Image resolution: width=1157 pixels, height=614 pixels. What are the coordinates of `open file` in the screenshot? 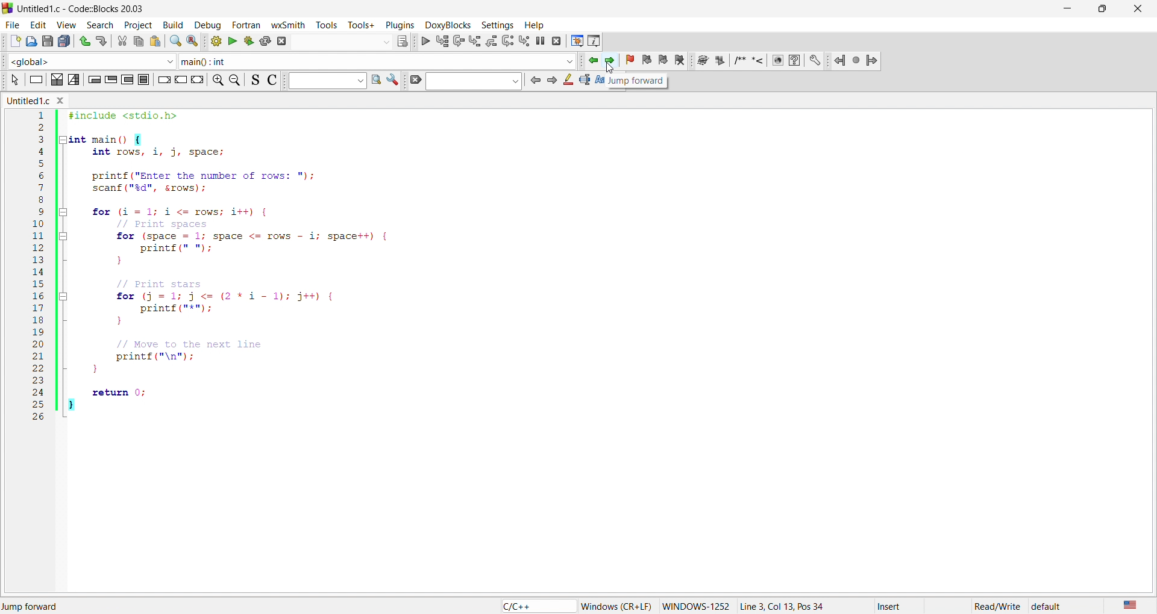 It's located at (28, 42).